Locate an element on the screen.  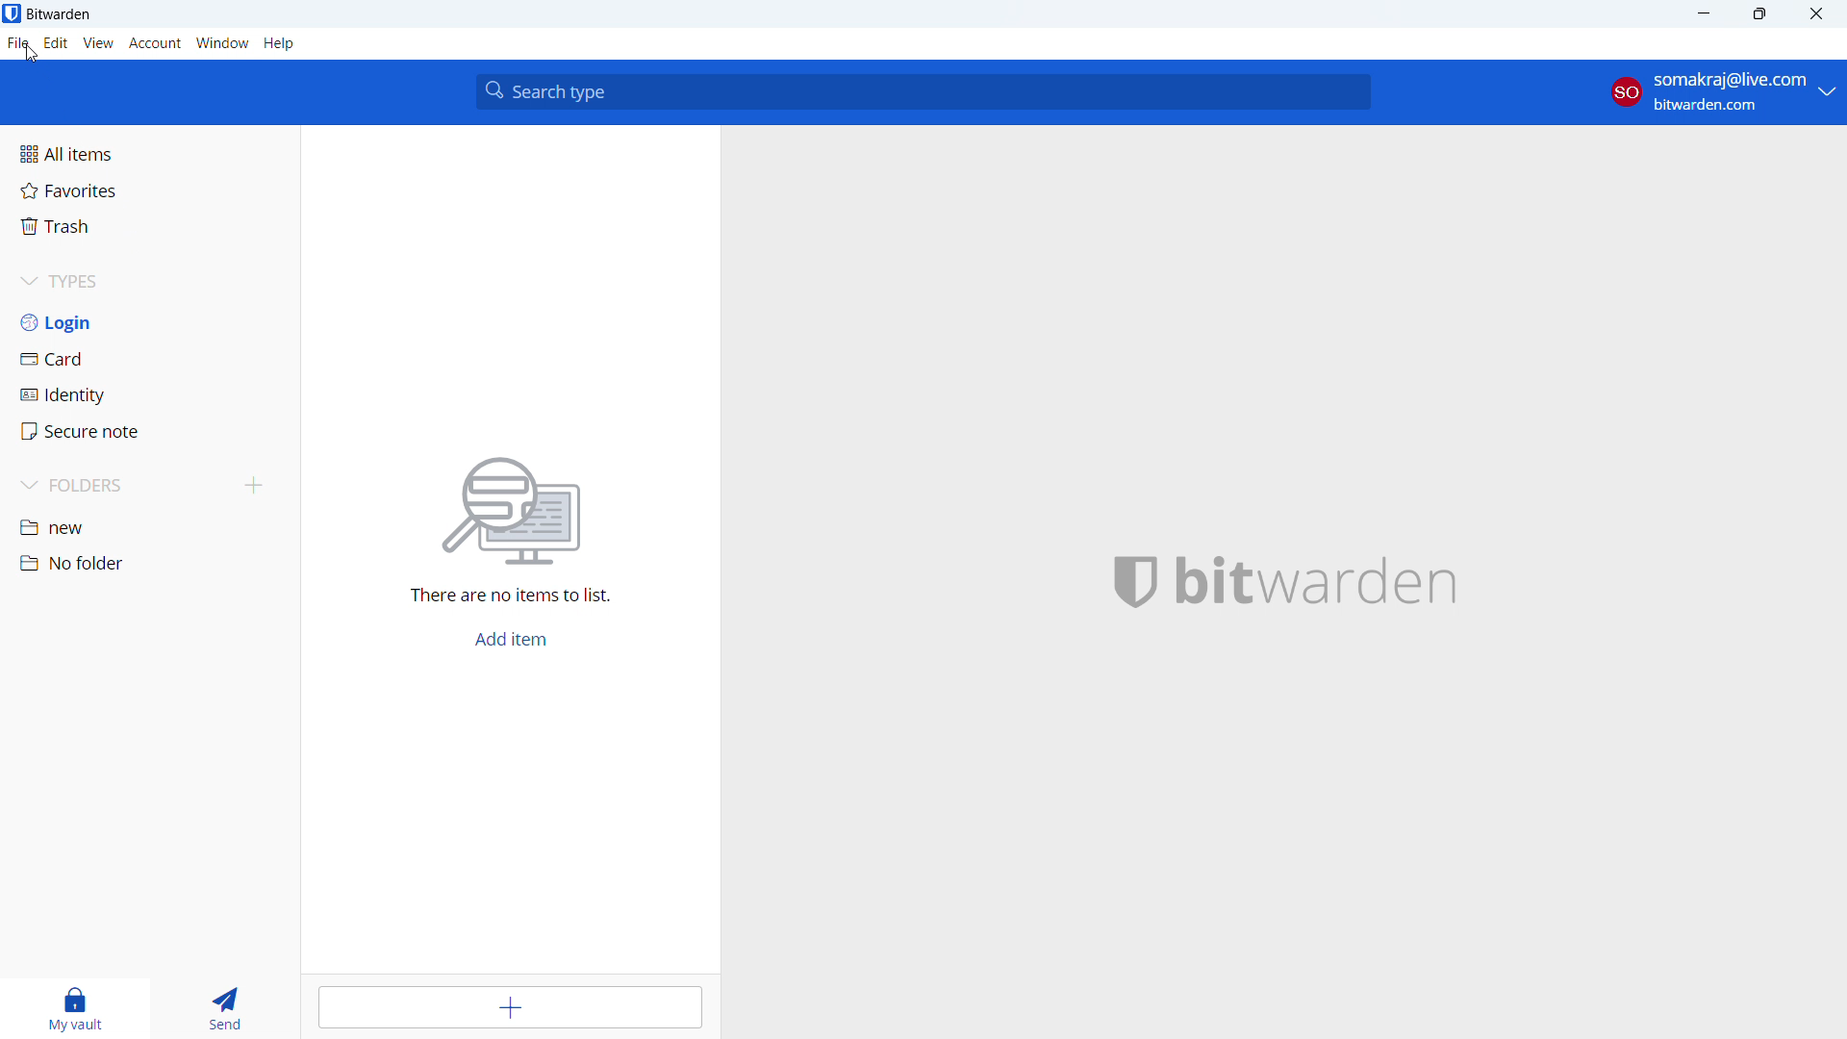
Bitwarden logo is located at coordinates (1123, 583).